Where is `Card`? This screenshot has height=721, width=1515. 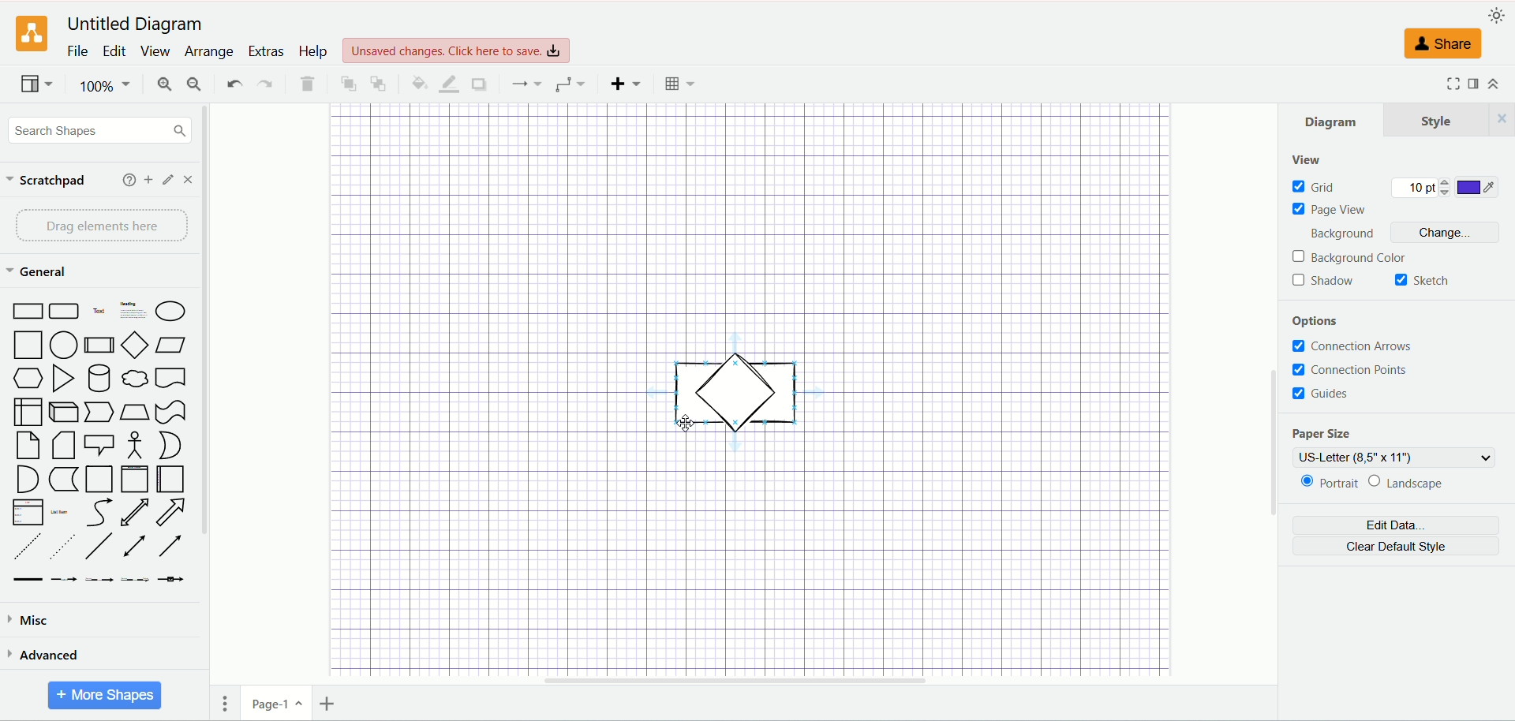 Card is located at coordinates (65, 446).